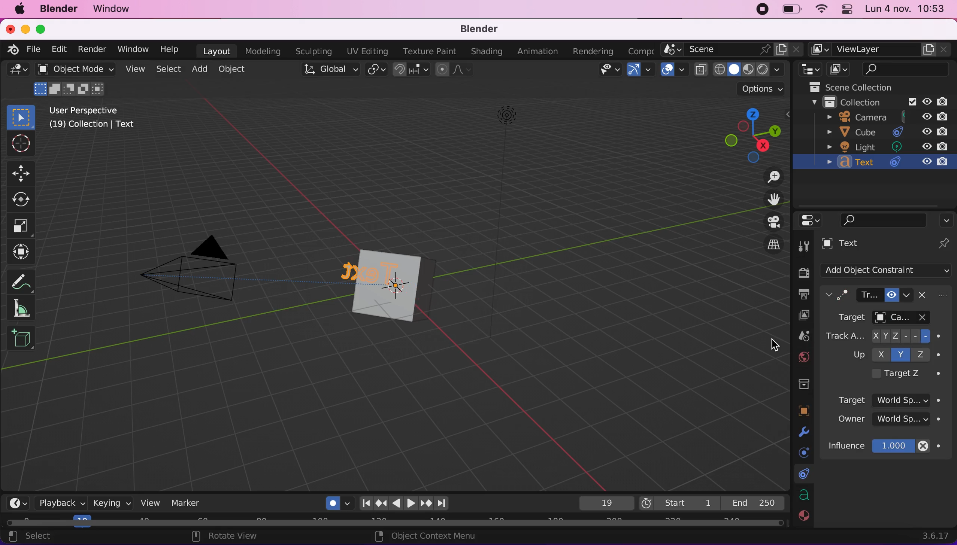 The height and width of the screenshot is (545, 957). I want to click on overlays, so click(672, 69).